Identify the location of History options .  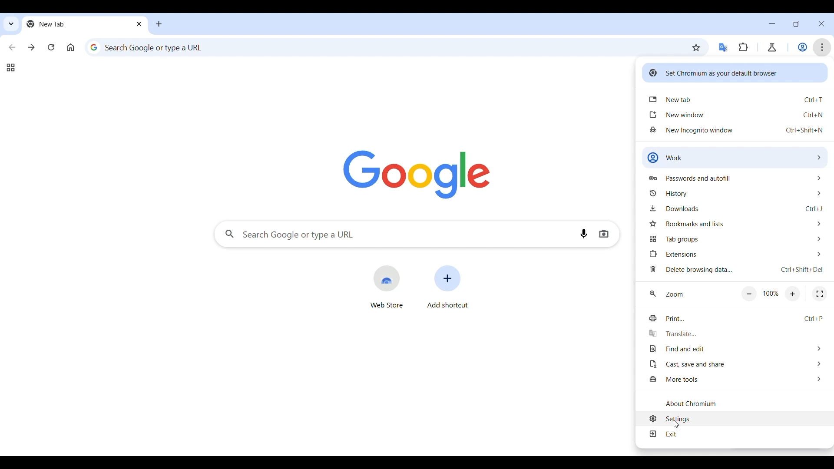
(735, 193).